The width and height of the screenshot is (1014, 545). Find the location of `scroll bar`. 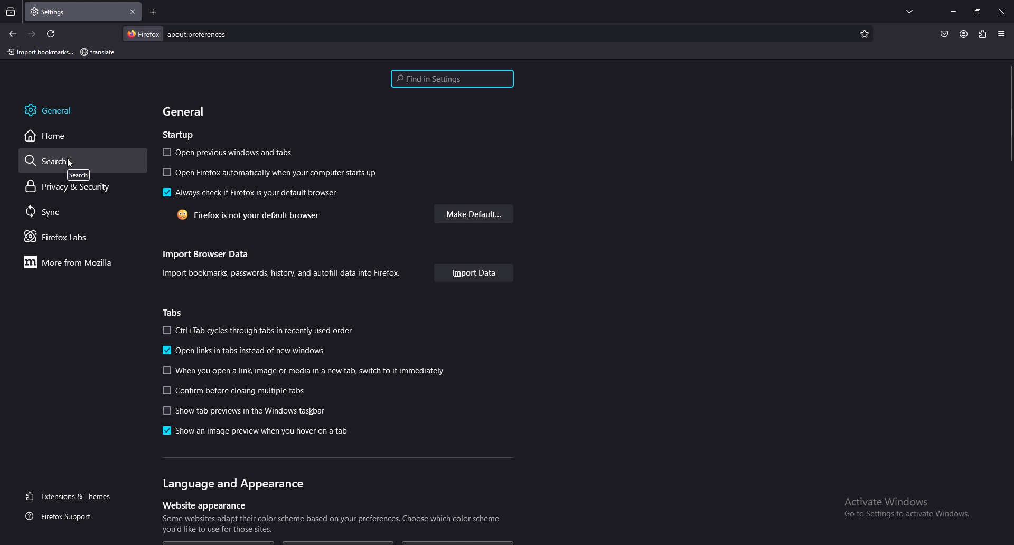

scroll bar is located at coordinates (1008, 115).